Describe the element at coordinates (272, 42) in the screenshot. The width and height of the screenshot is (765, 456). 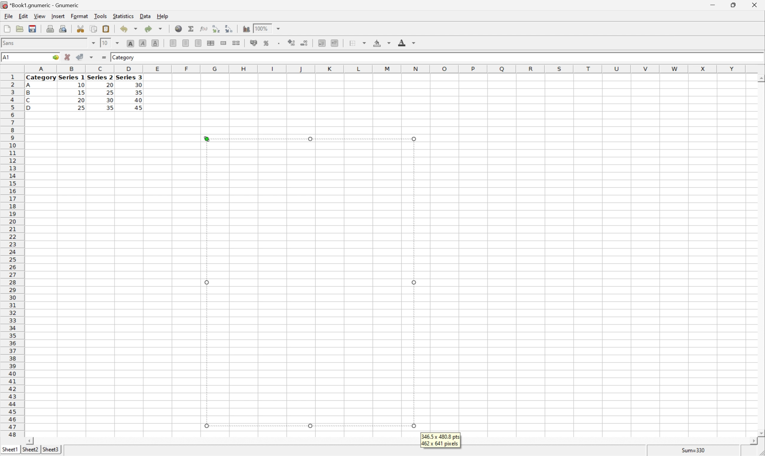
I see `Insert a chart` at that location.